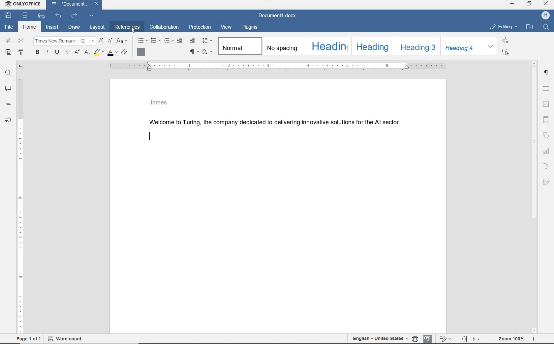 This screenshot has height=344, width=554. I want to click on James, so click(159, 102).